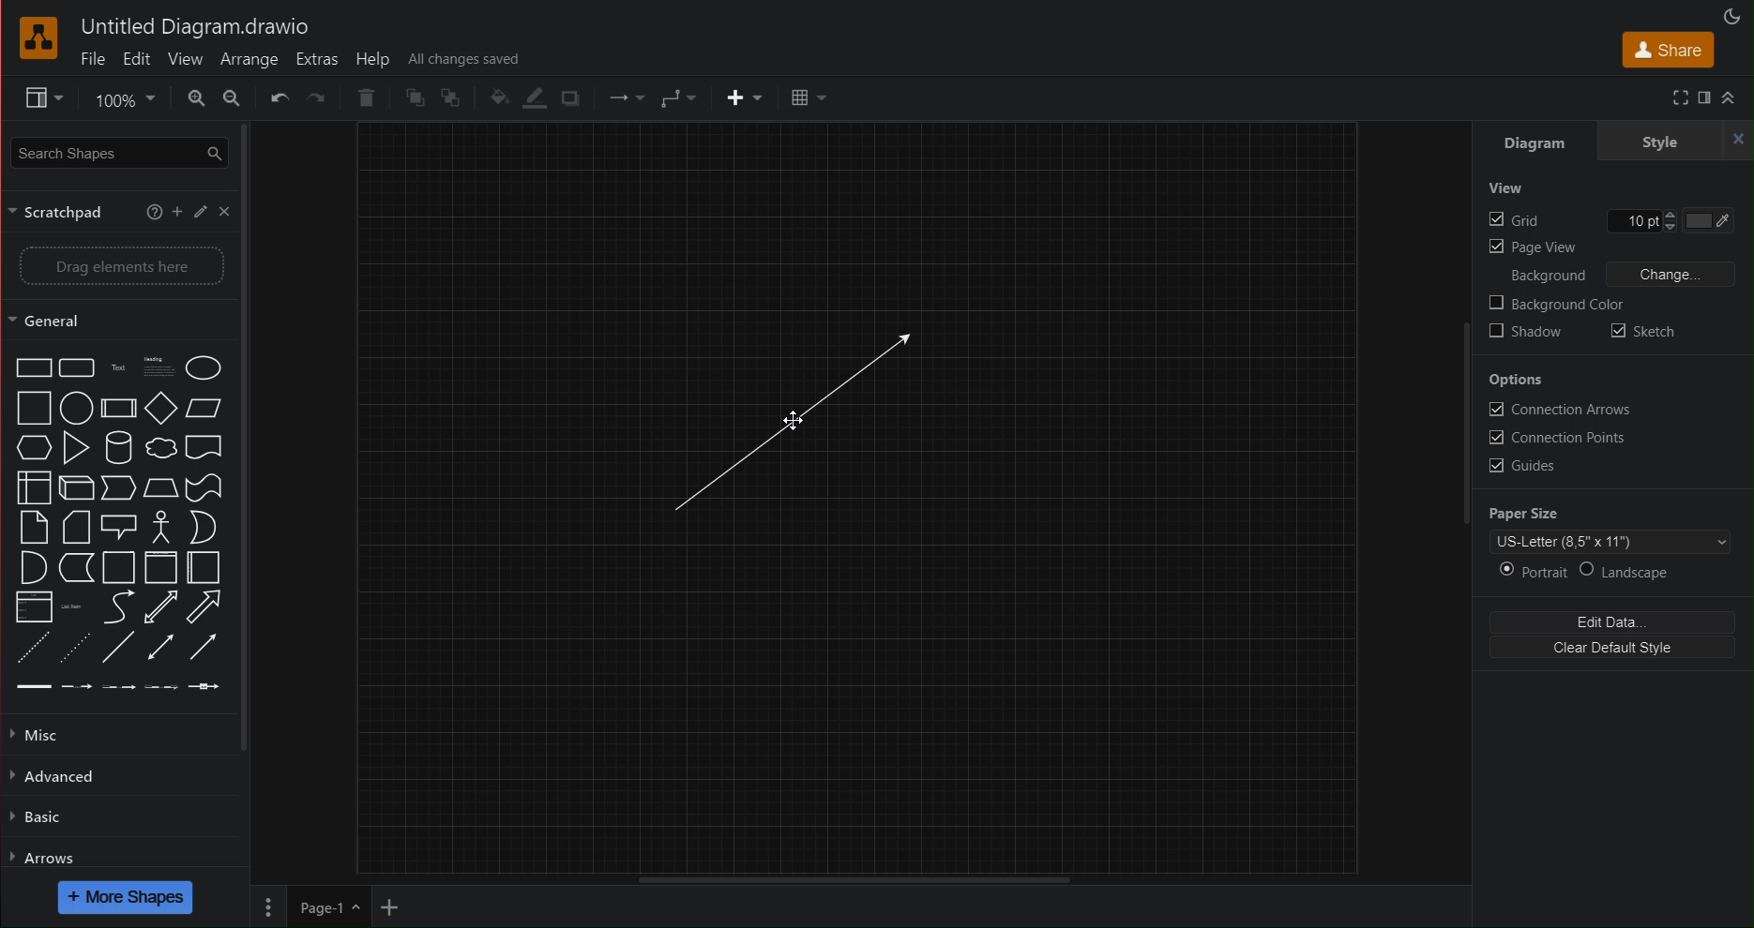 The height and width of the screenshot is (928, 1754). I want to click on arrow up, so click(1731, 97).